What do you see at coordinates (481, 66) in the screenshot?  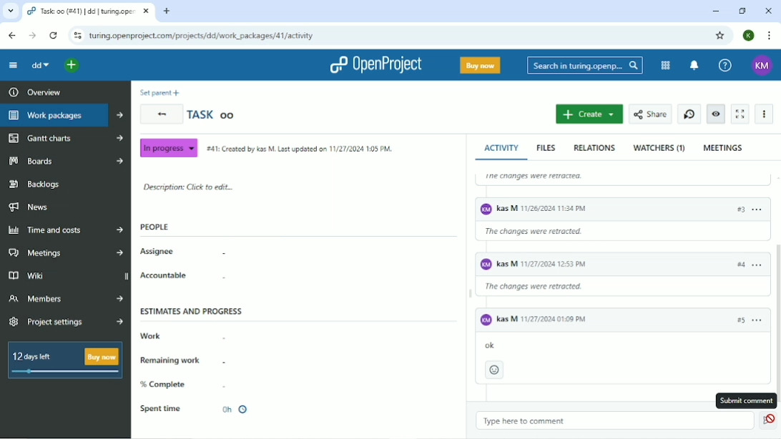 I see `Buy now` at bounding box center [481, 66].